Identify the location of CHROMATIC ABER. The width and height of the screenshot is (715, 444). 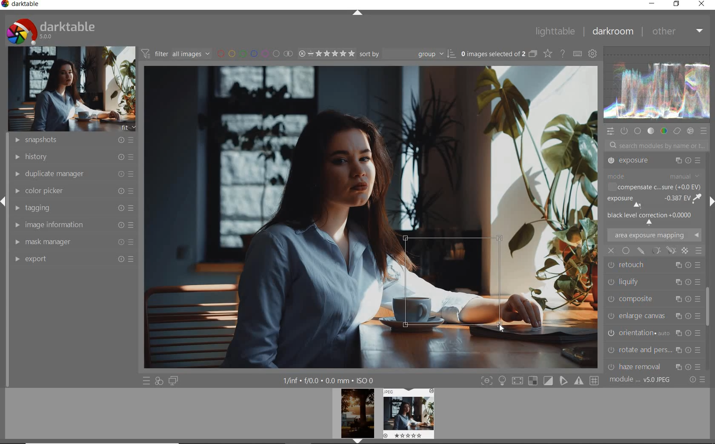
(653, 333).